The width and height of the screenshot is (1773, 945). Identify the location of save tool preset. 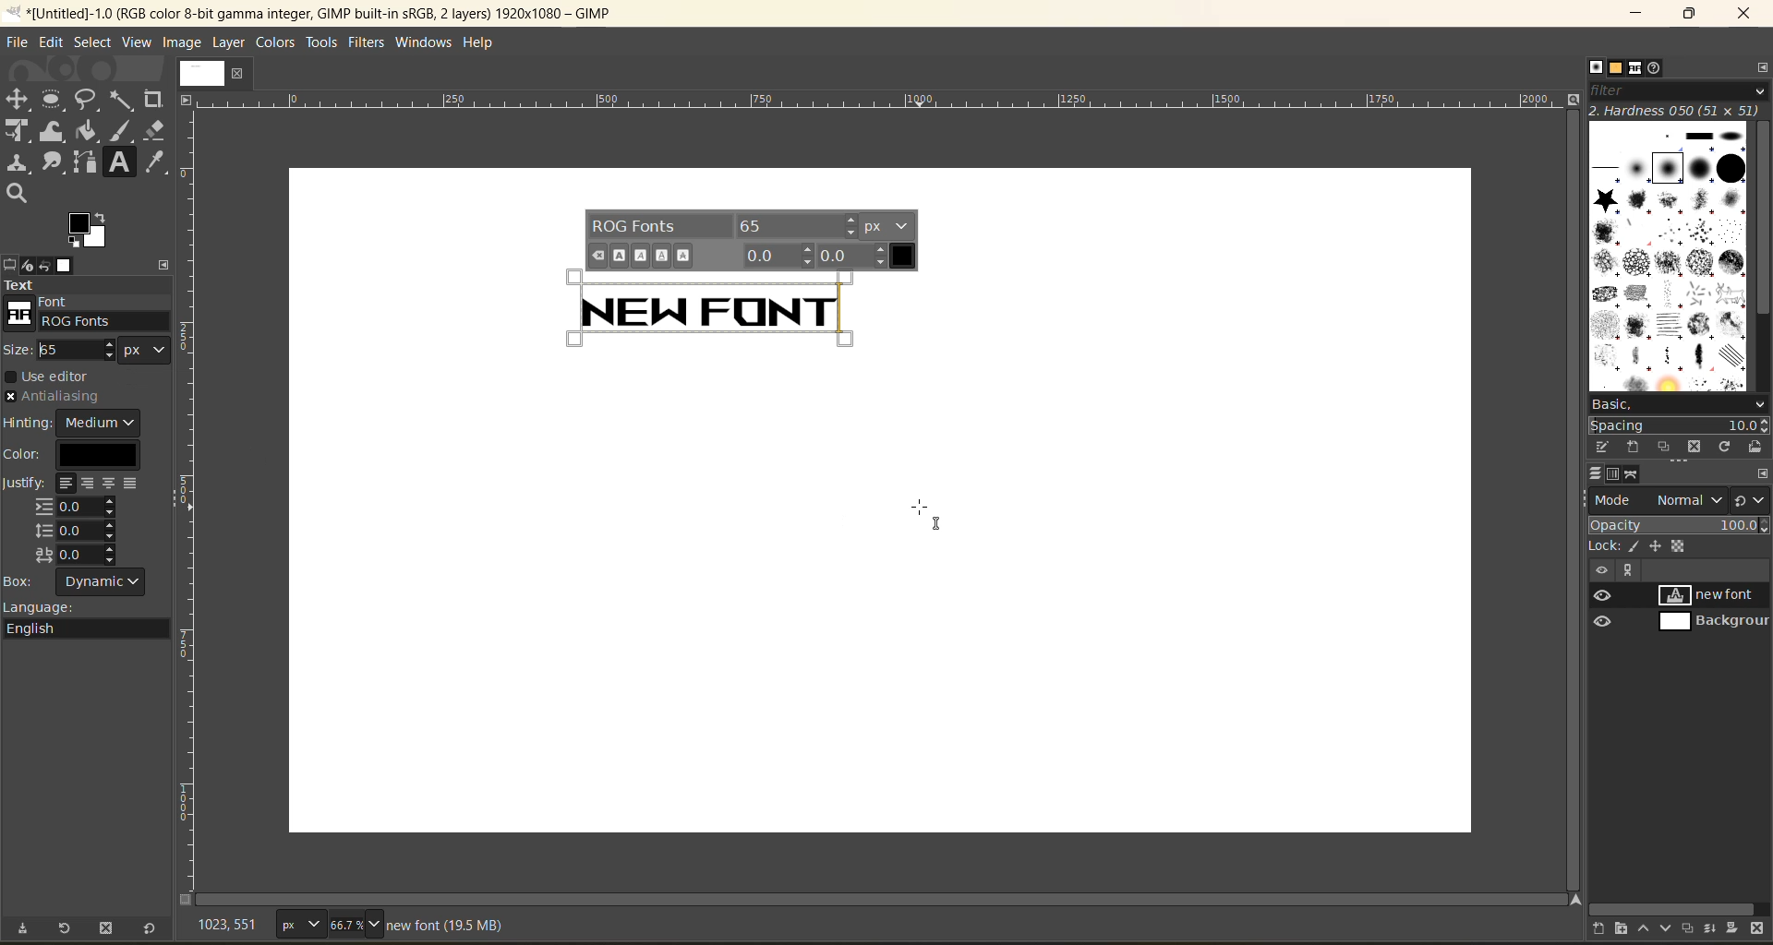
(26, 930).